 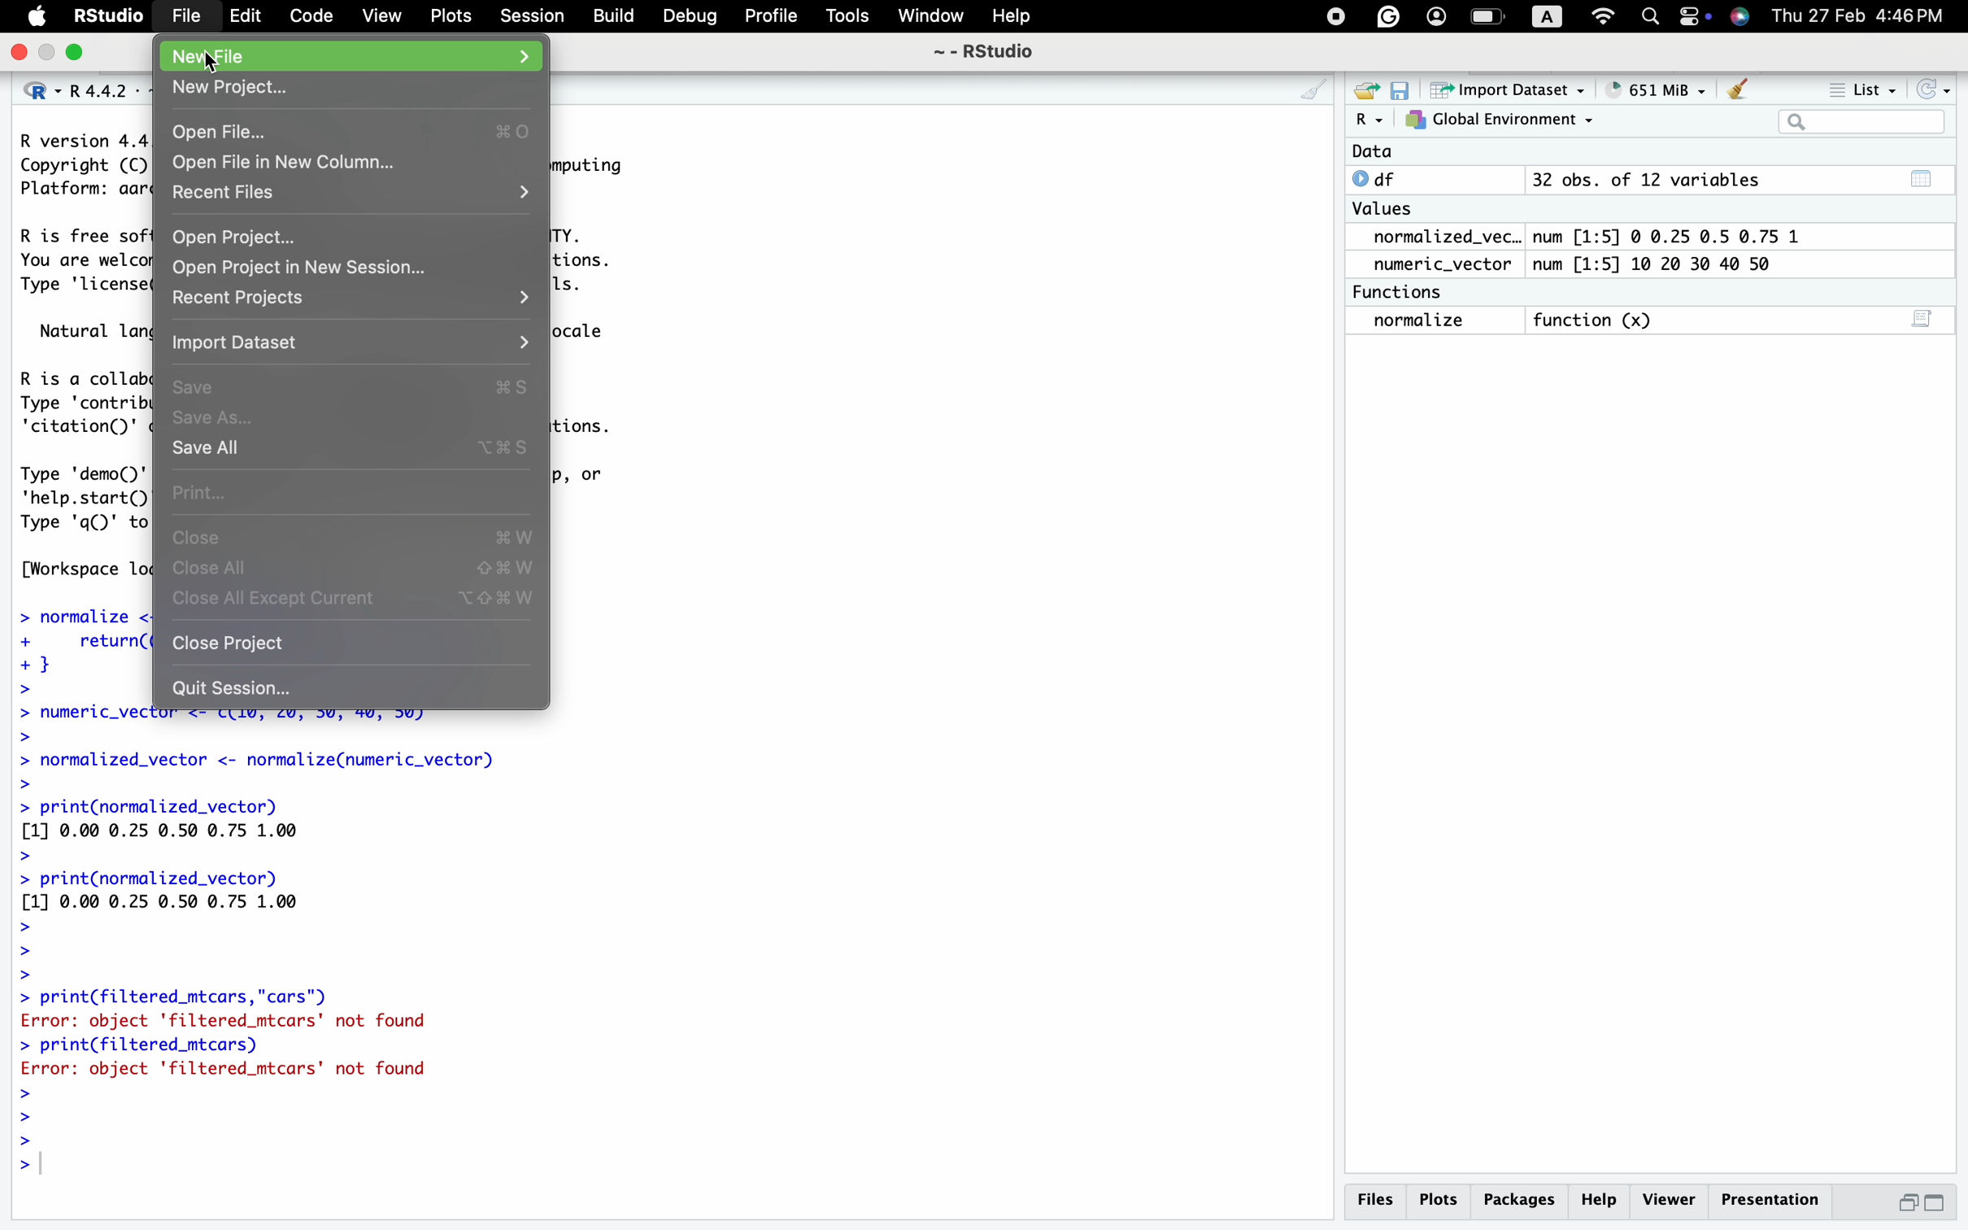 What do you see at coordinates (328, 266) in the screenshot?
I see `9 Open Project in New Session...` at bounding box center [328, 266].